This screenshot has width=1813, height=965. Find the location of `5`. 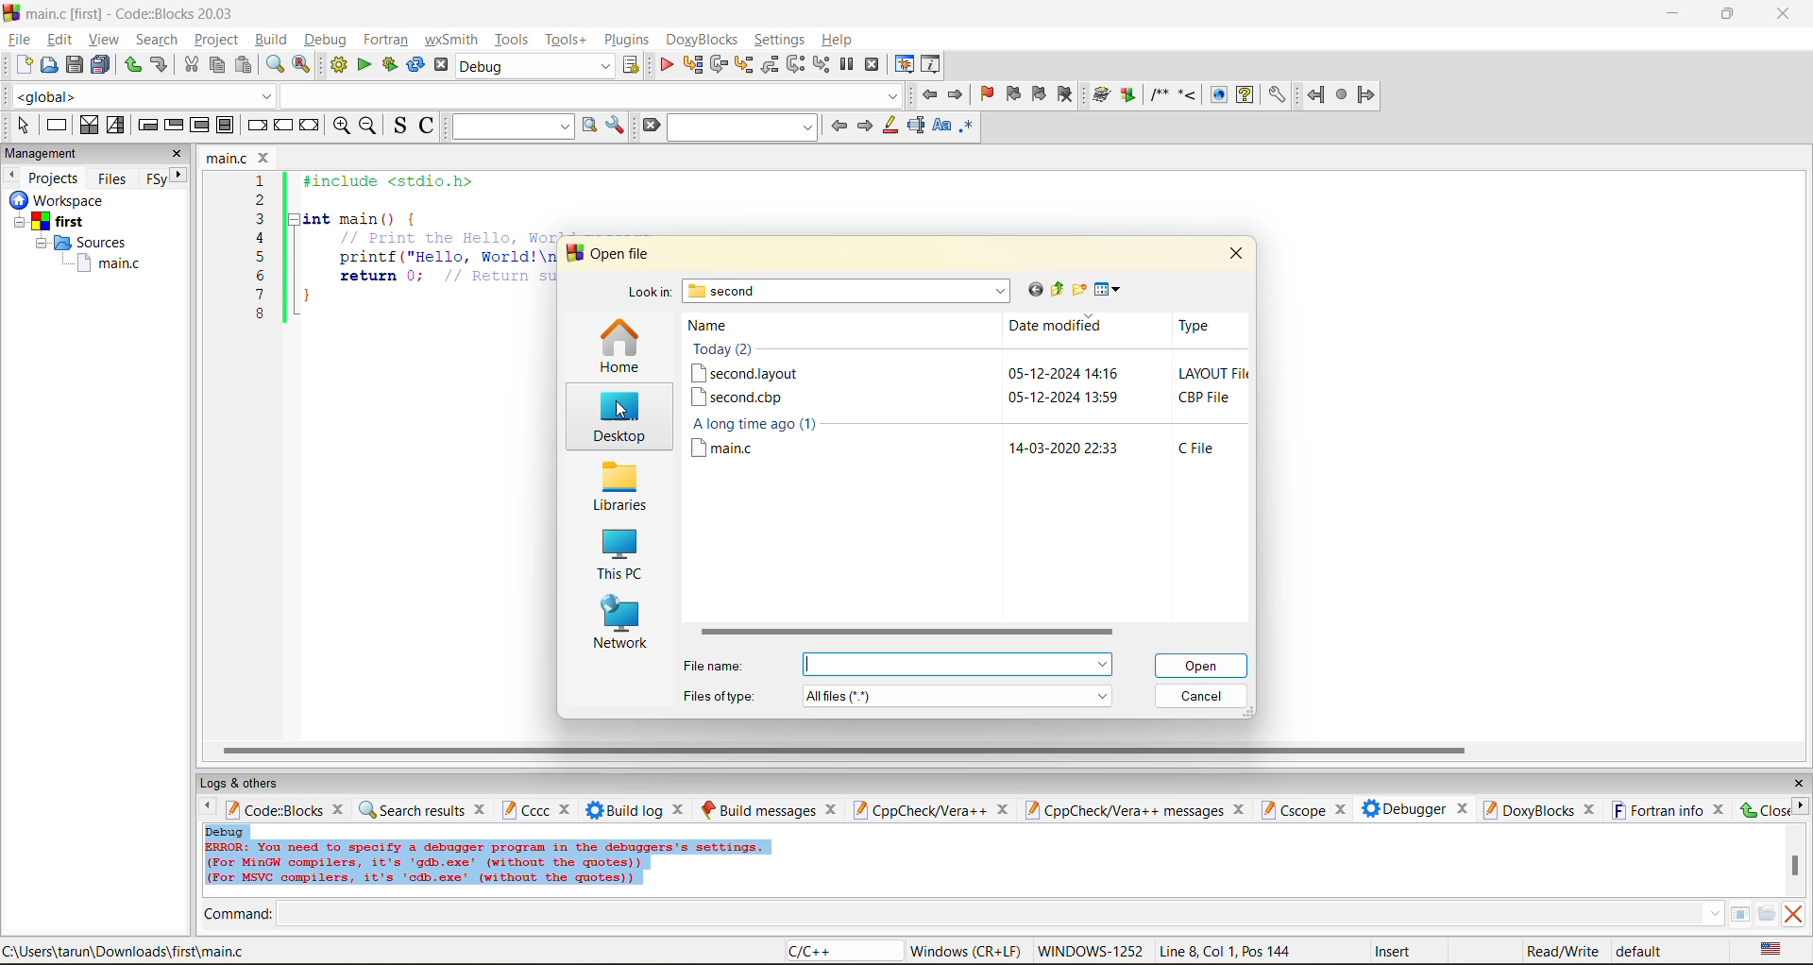

5 is located at coordinates (261, 256).